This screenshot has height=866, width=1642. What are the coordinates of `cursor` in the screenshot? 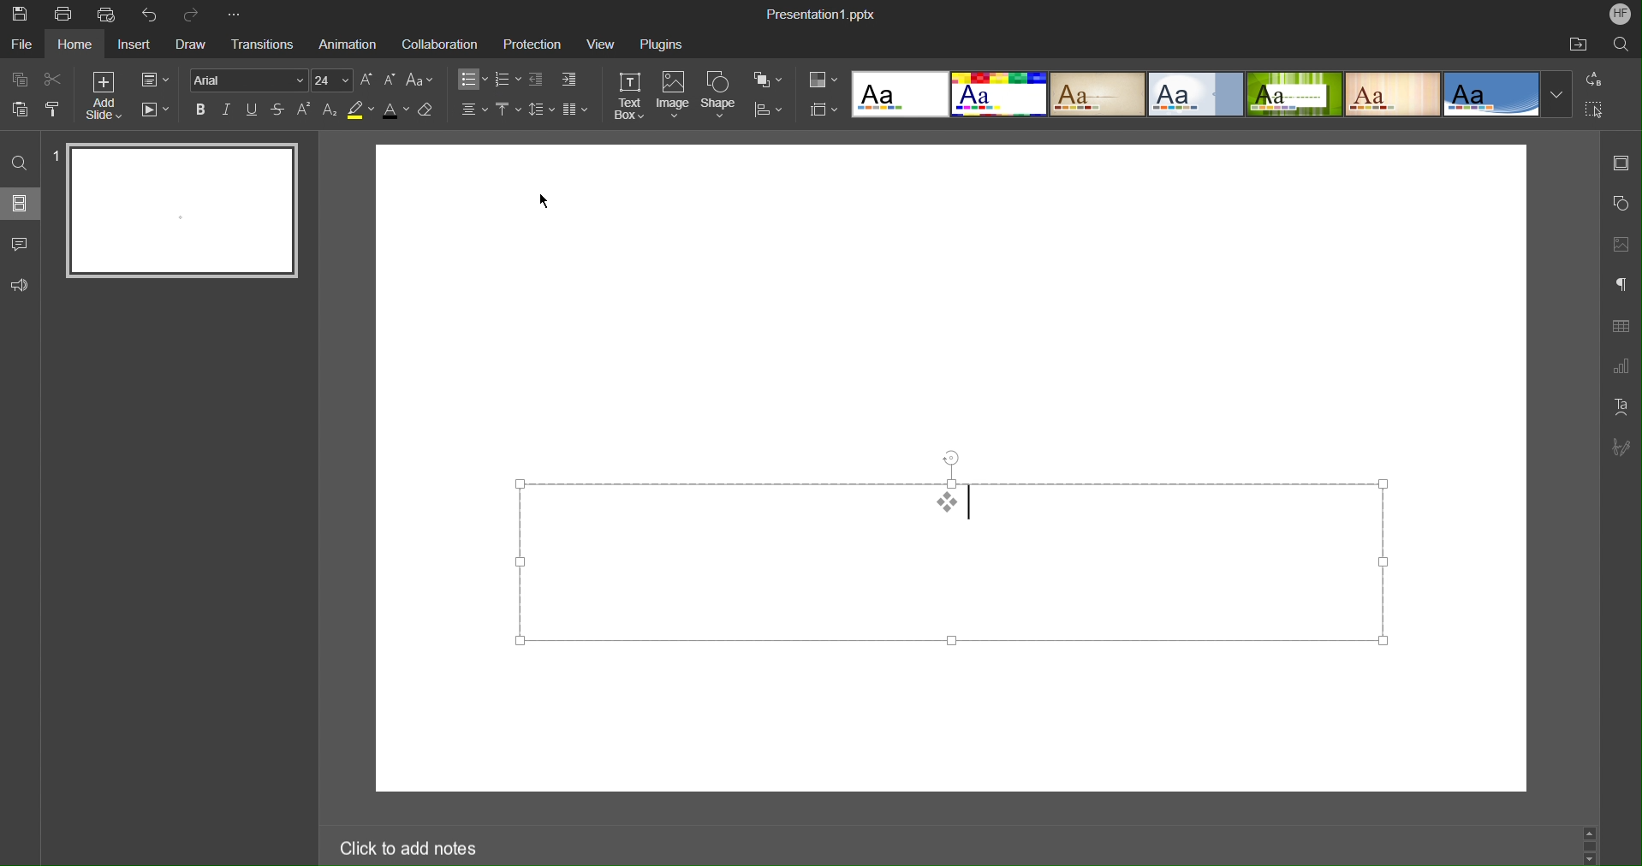 It's located at (545, 202).